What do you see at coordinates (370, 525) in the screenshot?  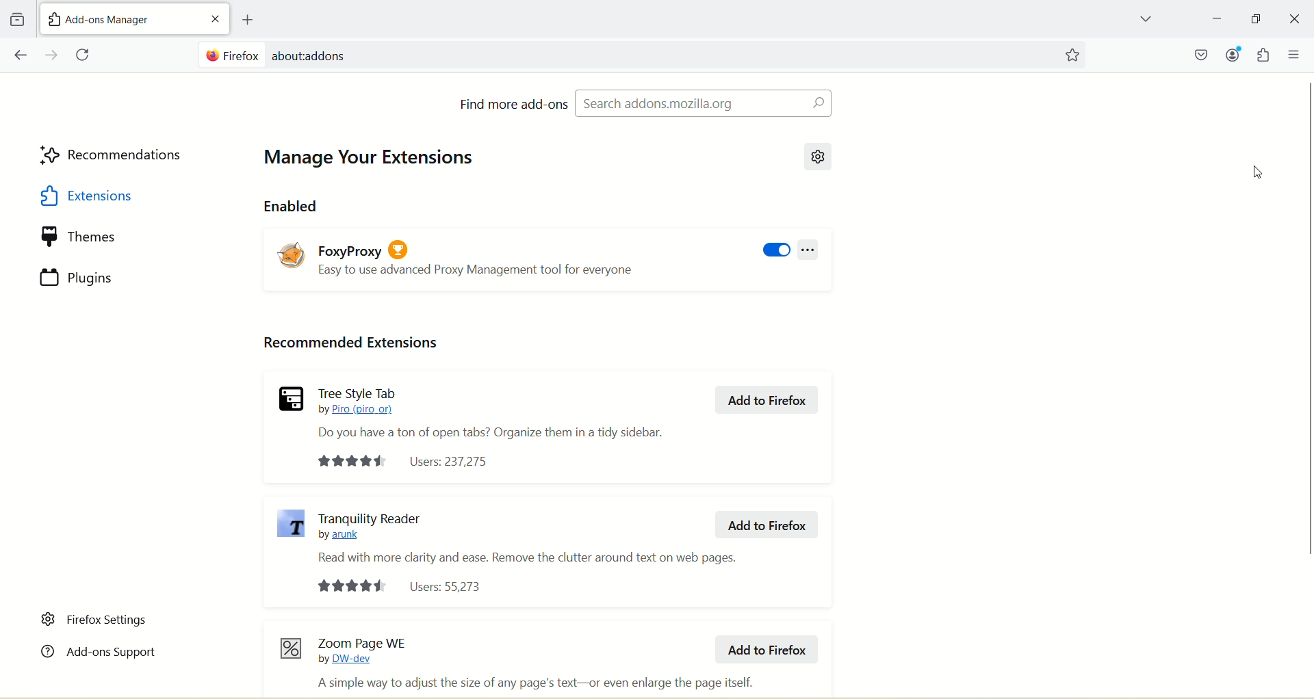 I see `oT Tranquility Reader
by arunk` at bounding box center [370, 525].